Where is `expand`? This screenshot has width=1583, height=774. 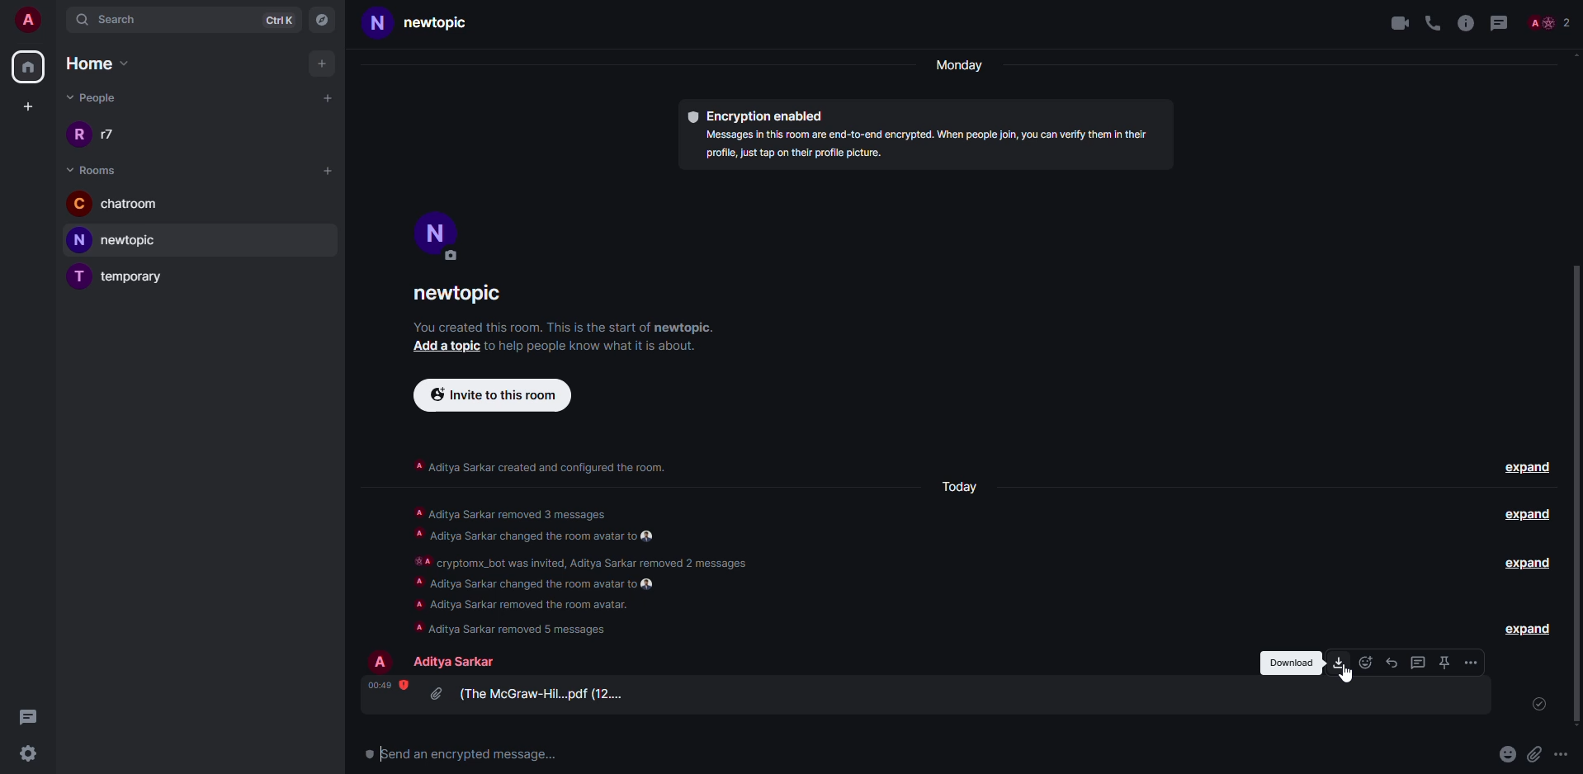
expand is located at coordinates (1529, 564).